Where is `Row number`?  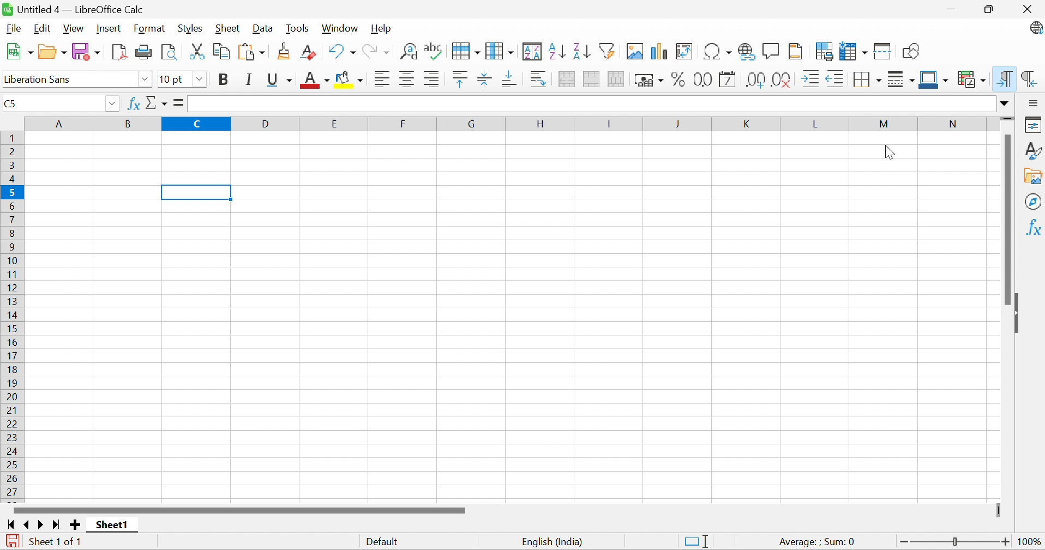
Row number is located at coordinates (13, 316).